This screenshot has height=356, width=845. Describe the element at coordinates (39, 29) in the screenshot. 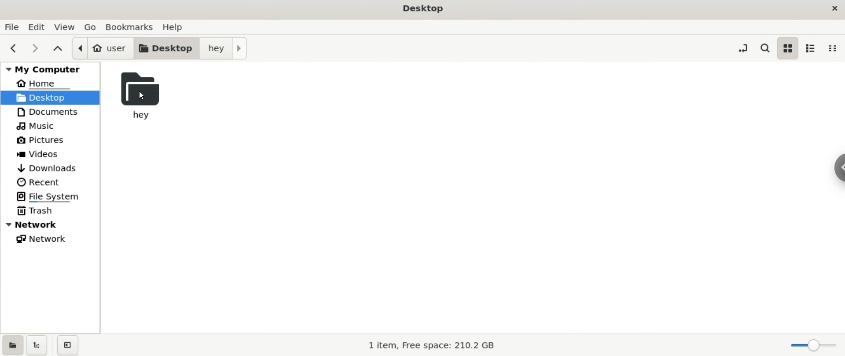

I see `edit` at that location.